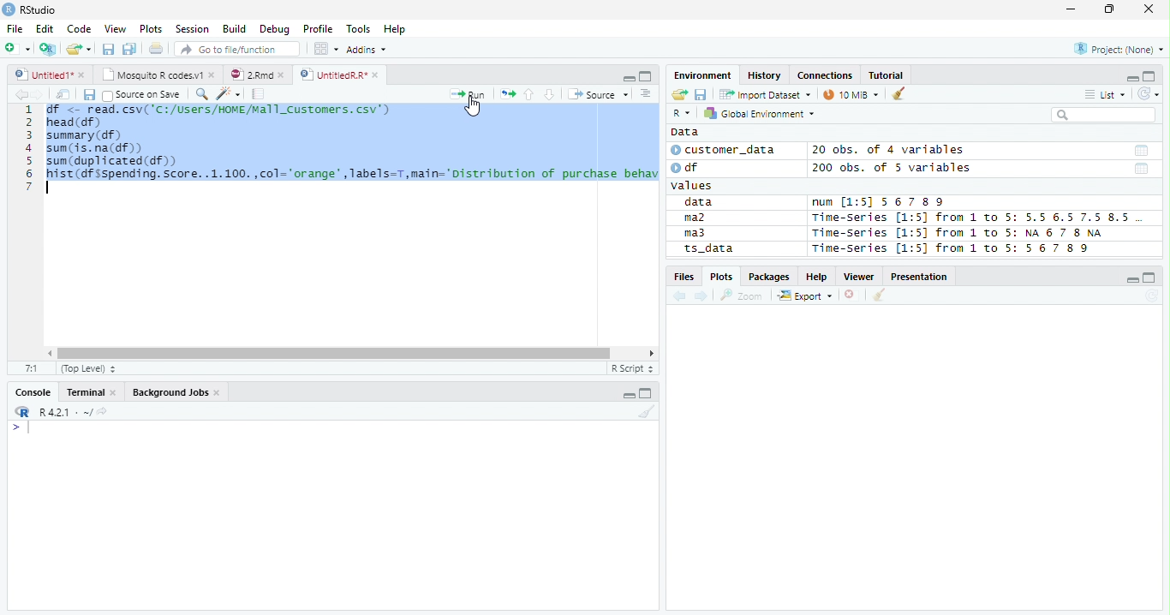 The height and width of the screenshot is (615, 1170). Describe the element at coordinates (259, 94) in the screenshot. I see `Compile Report` at that location.